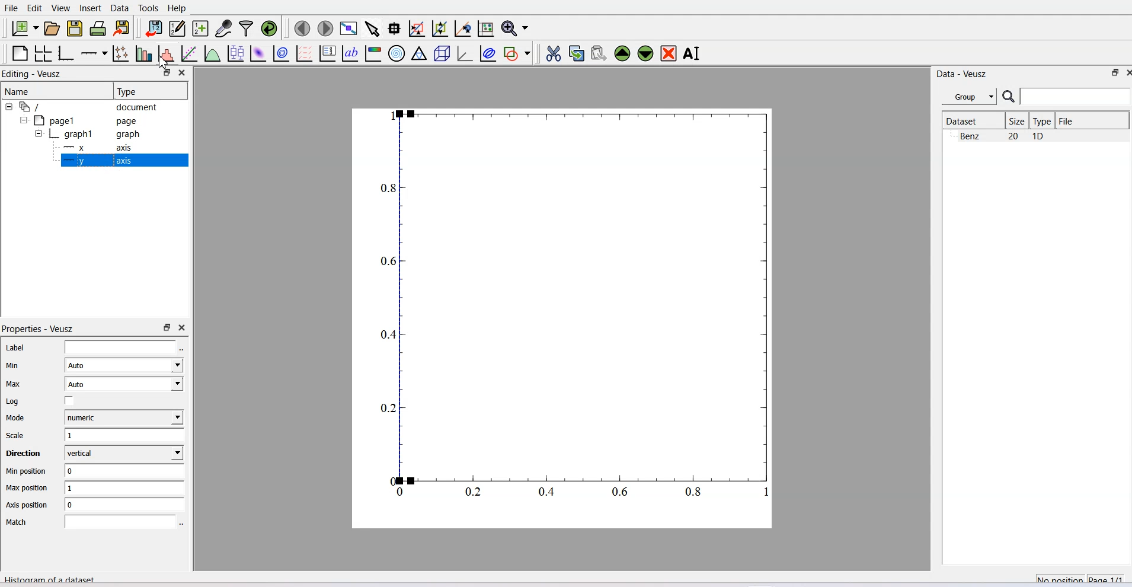 The width and height of the screenshot is (1132, 587). Describe the element at coordinates (692, 53) in the screenshot. I see `Rename the selected widget` at that location.